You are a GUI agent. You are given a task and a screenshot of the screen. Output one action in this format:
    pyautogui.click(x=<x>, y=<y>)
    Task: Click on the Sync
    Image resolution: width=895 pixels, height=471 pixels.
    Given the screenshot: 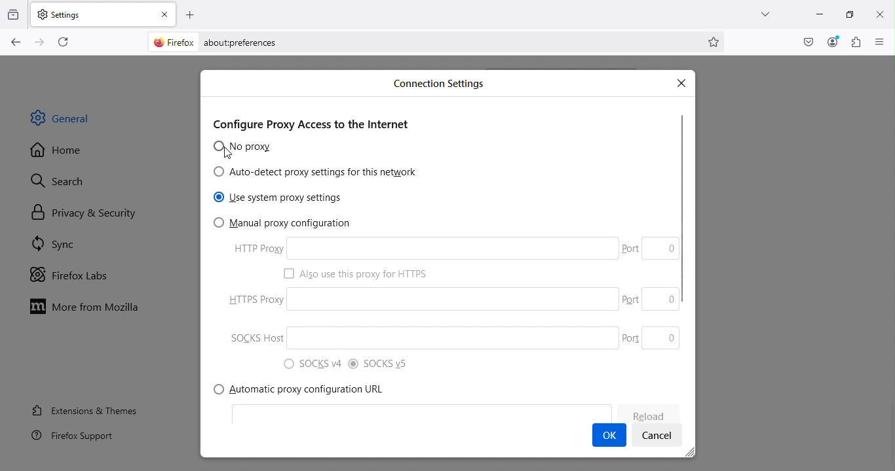 What is the action you would take?
    pyautogui.click(x=73, y=246)
    